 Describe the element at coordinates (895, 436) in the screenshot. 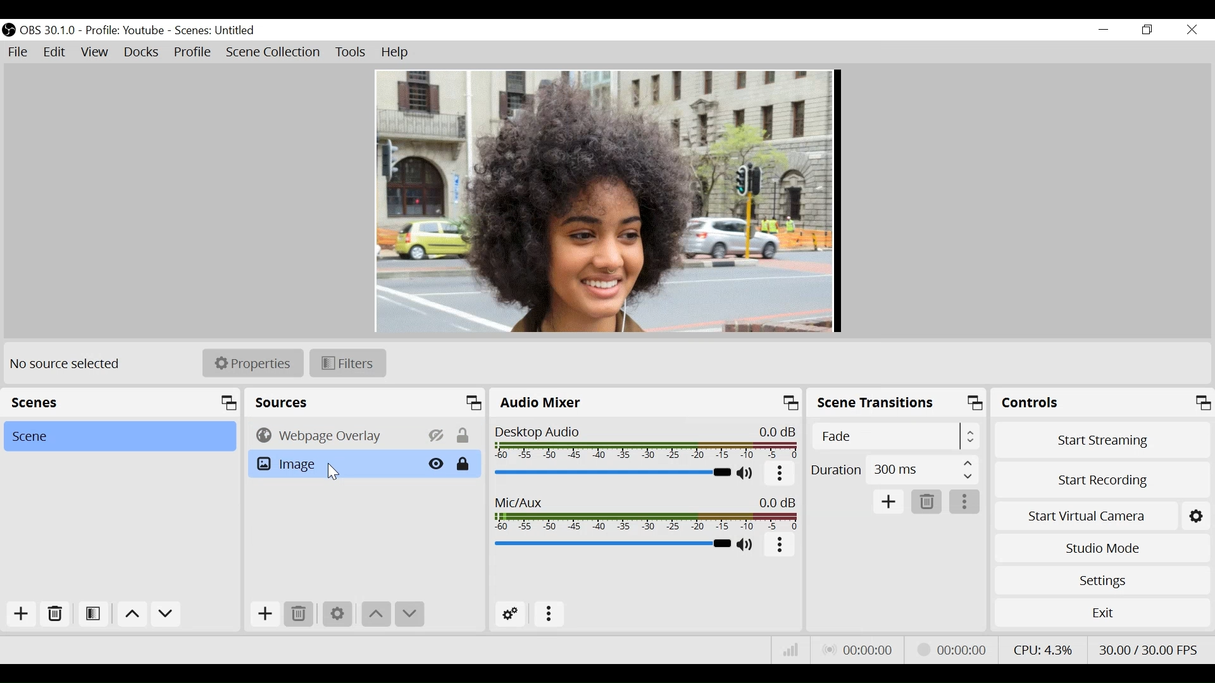

I see `Select Scene Transistion` at that location.